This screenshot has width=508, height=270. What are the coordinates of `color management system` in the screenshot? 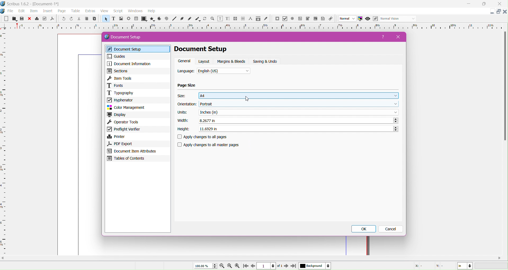 It's located at (360, 19).